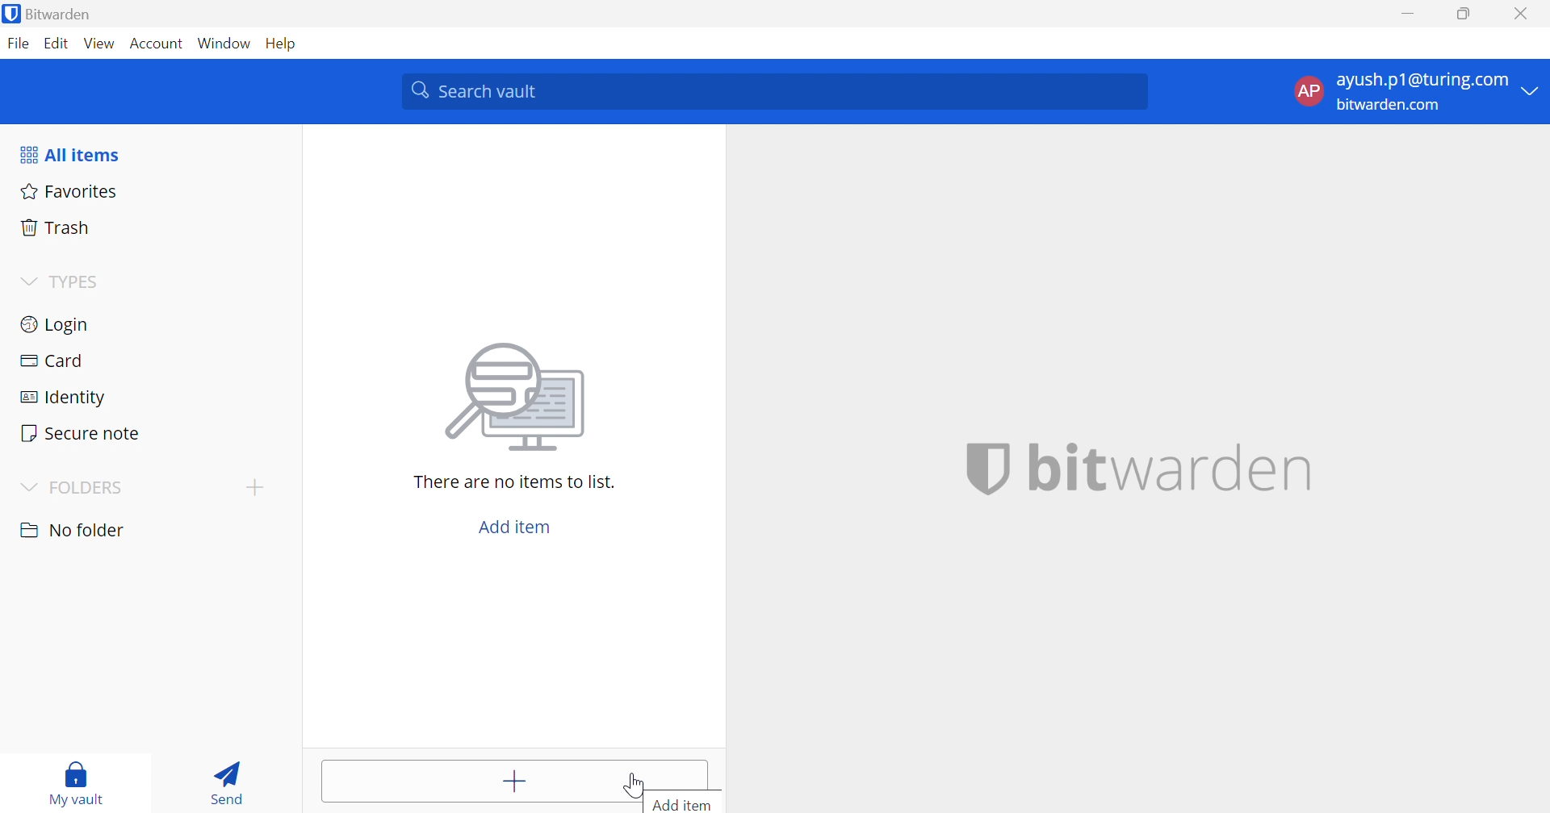 This screenshot has height=813, width=1550. Describe the element at coordinates (481, 781) in the screenshot. I see `Add item` at that location.